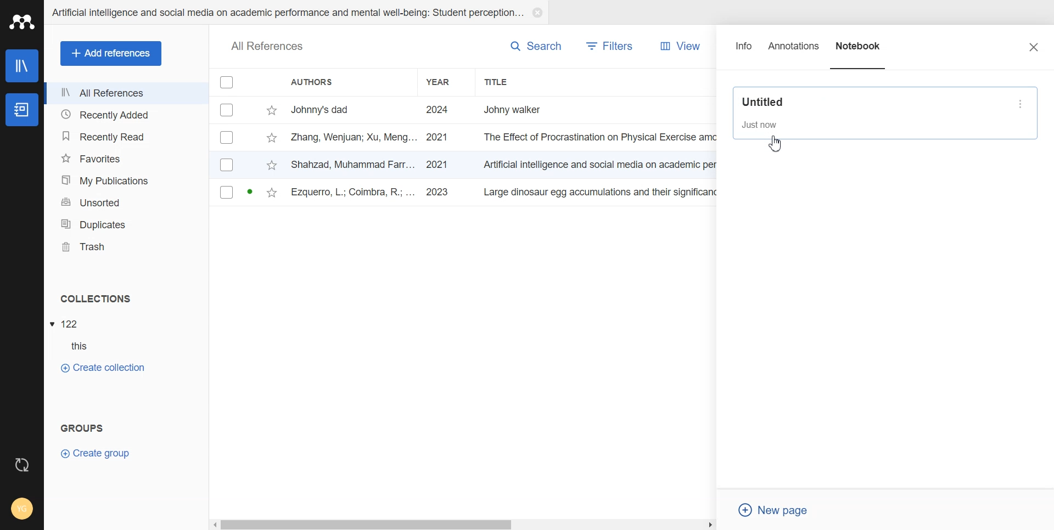  What do you see at coordinates (519, 82) in the screenshot?
I see `Title` at bounding box center [519, 82].